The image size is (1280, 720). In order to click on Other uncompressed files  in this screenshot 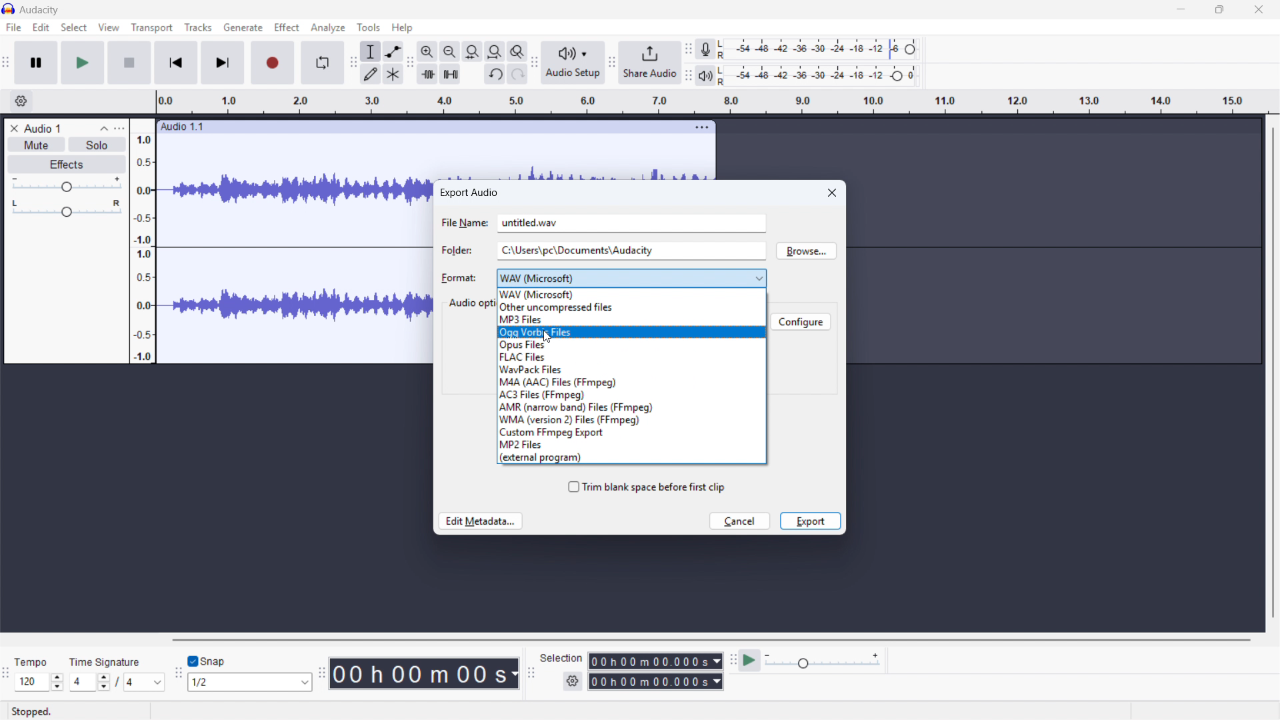, I will do `click(632, 306)`.